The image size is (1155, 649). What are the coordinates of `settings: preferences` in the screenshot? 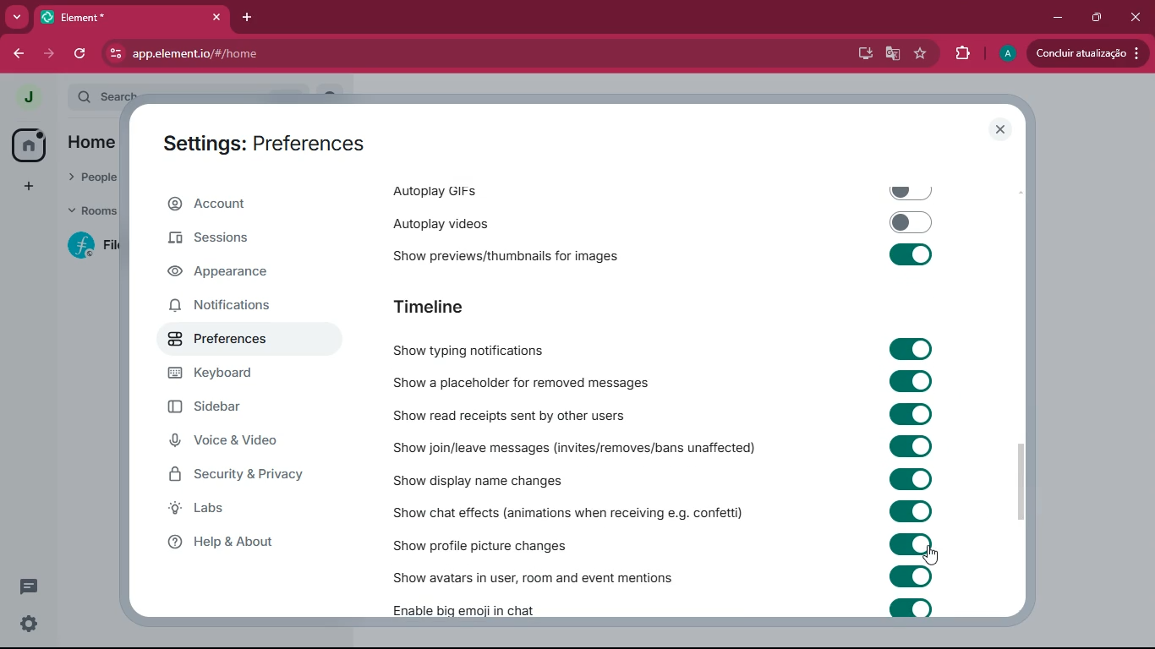 It's located at (257, 145).